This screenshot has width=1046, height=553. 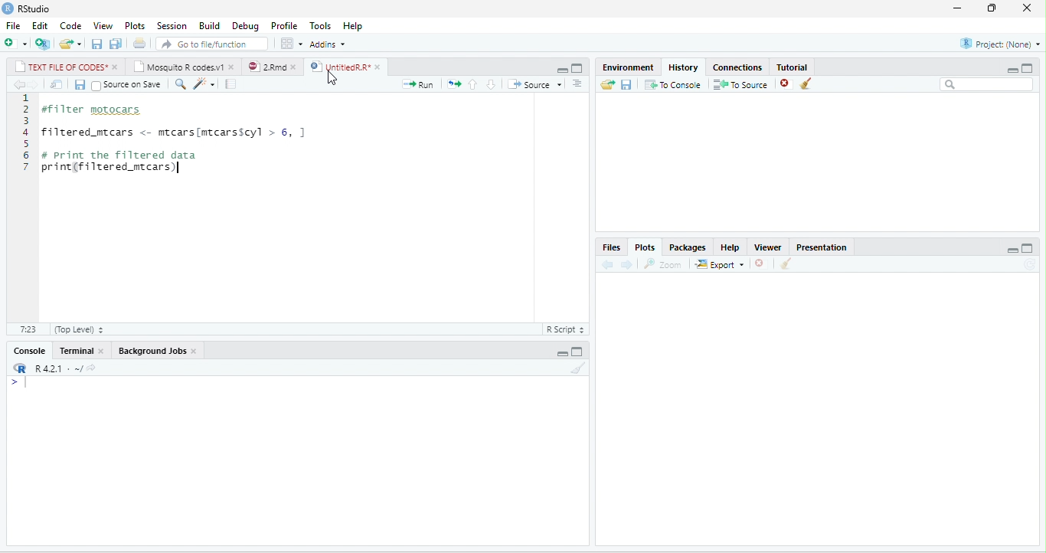 I want to click on forward, so click(x=34, y=84).